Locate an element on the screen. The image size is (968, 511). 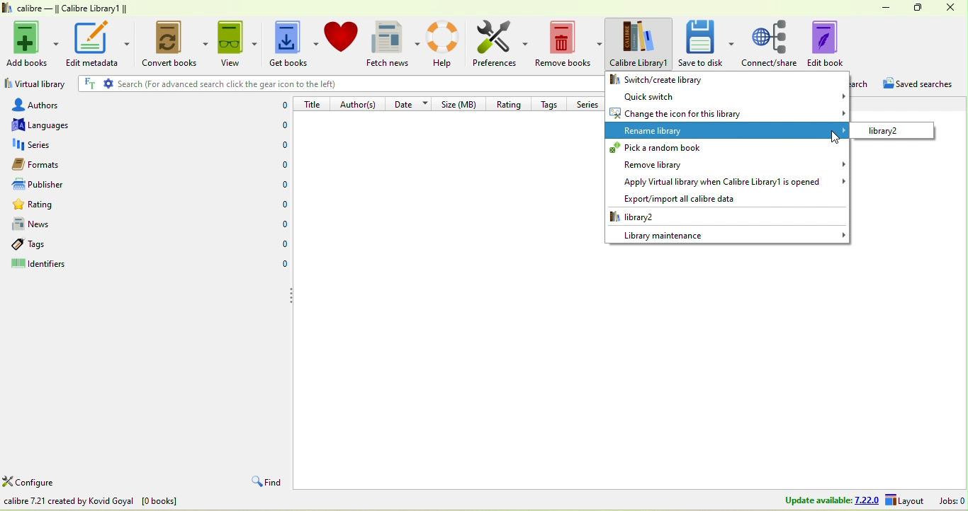
0 is located at coordinates (280, 184).